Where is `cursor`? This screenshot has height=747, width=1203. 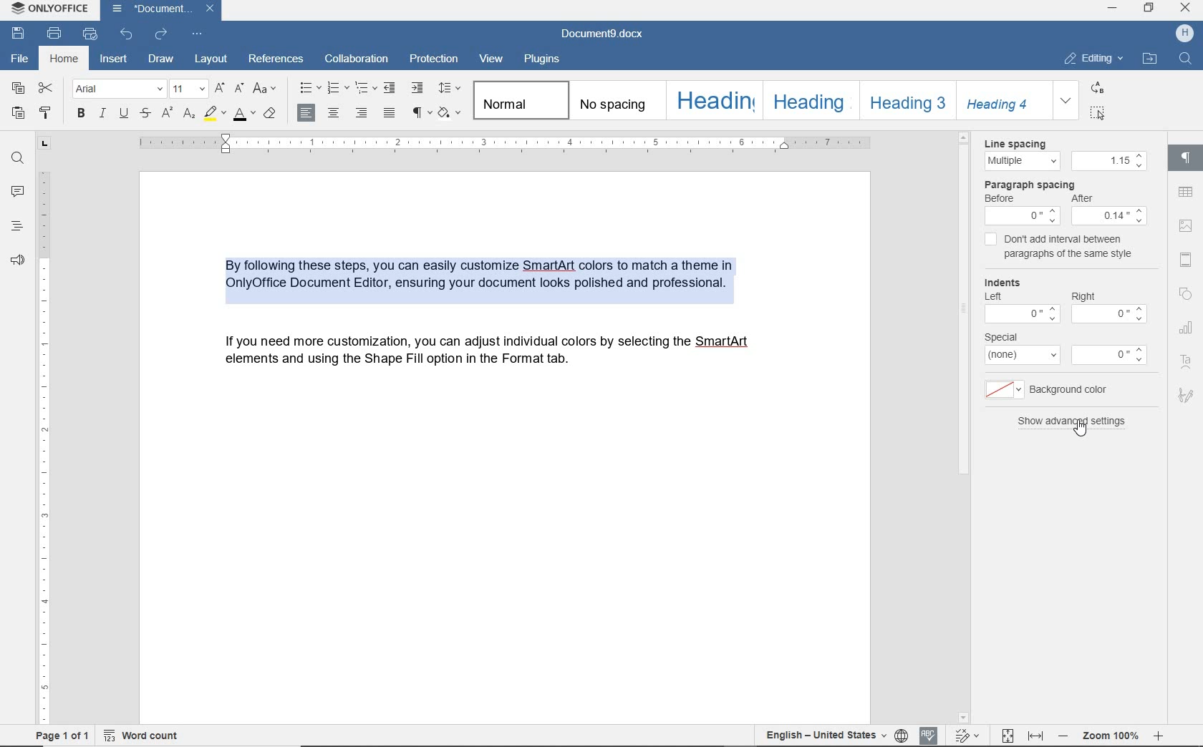
cursor is located at coordinates (1091, 438).